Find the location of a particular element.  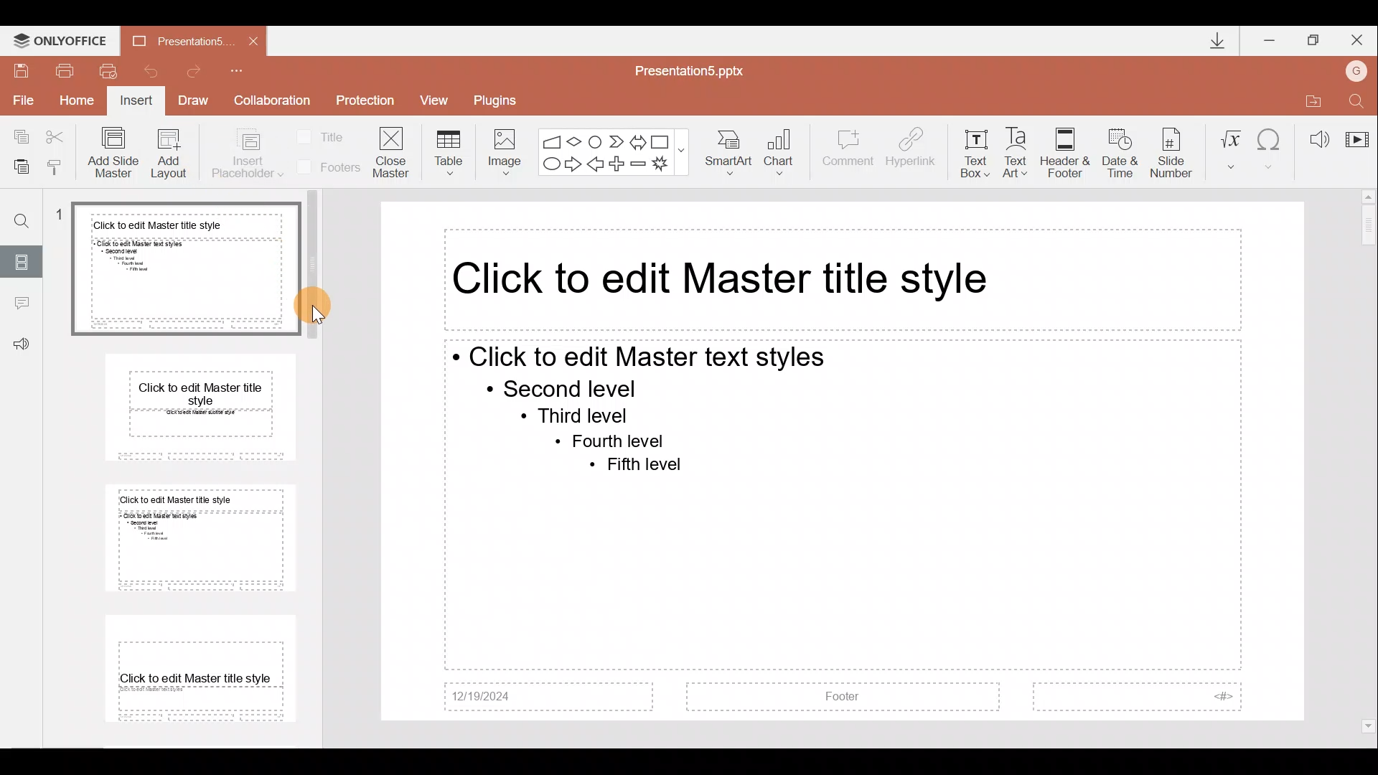

Feedback & support is located at coordinates (22, 345).